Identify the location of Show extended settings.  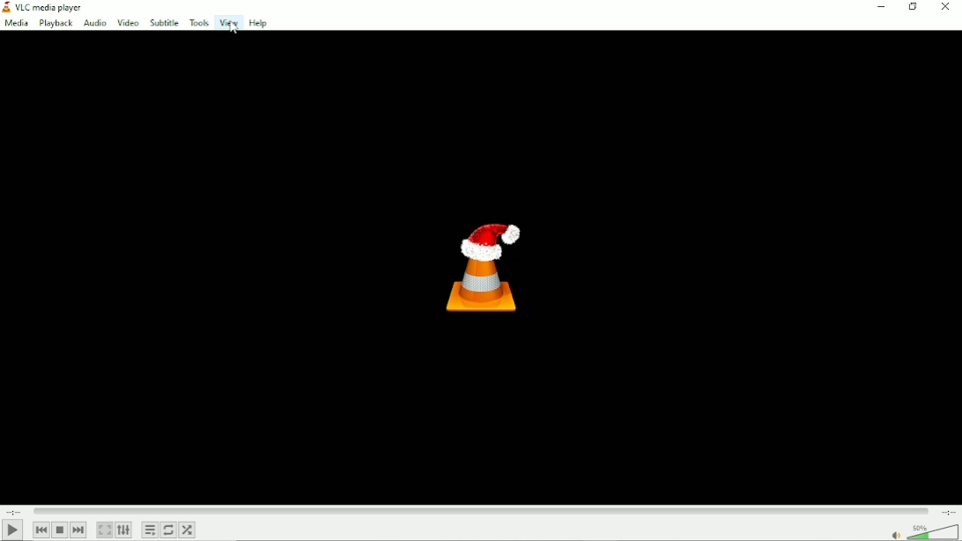
(124, 530).